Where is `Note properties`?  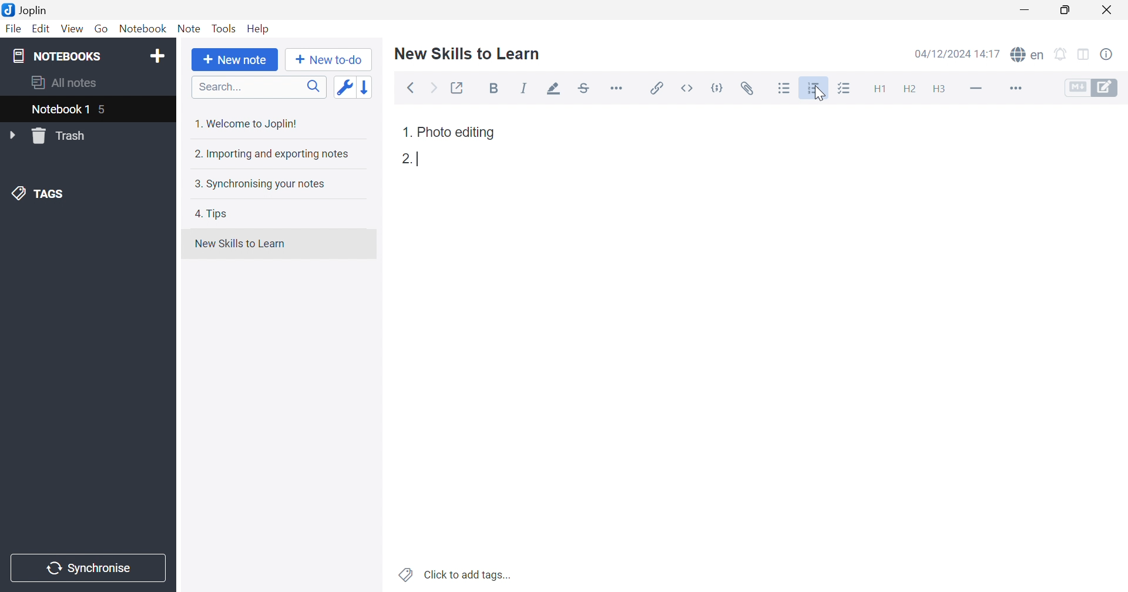 Note properties is located at coordinates (1106, 55).